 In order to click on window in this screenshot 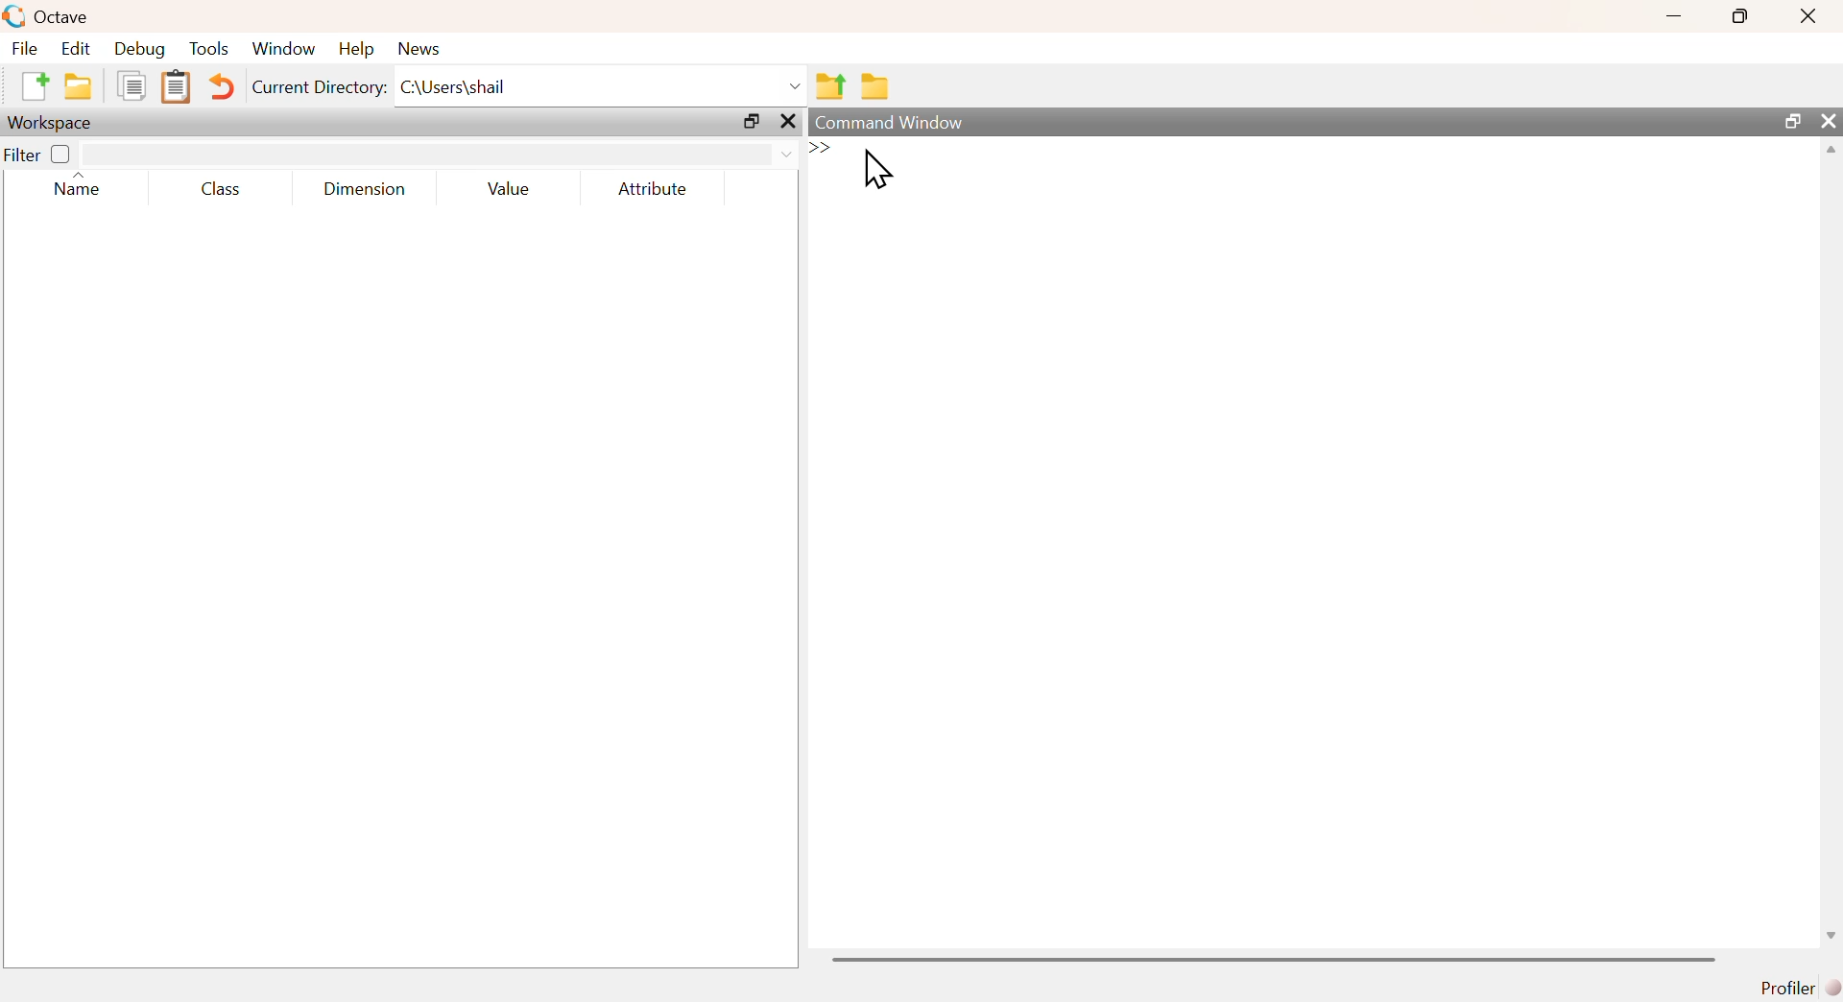, I will do `click(286, 48)`.